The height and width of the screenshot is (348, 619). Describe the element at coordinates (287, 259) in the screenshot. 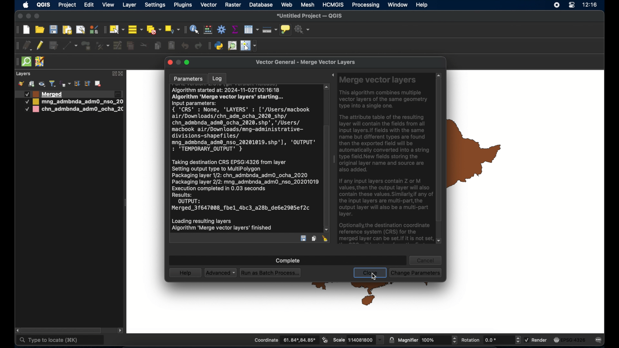

I see `0%` at that location.